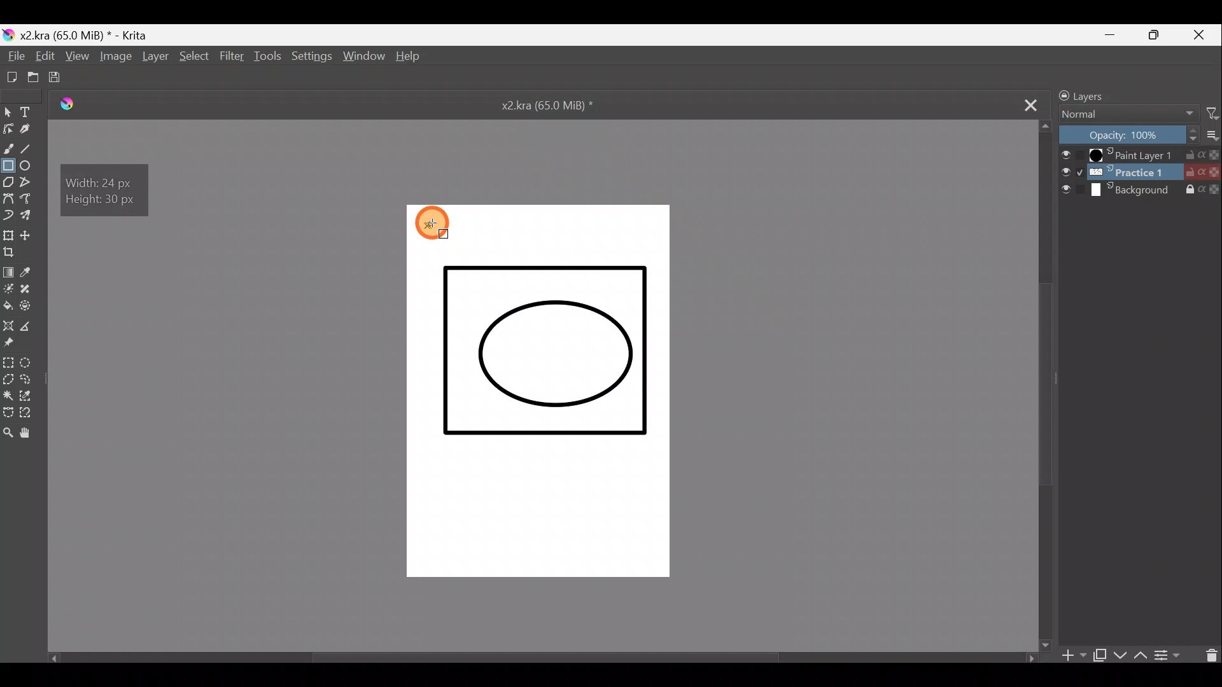 The image size is (1222, 687). Describe the element at coordinates (8, 397) in the screenshot. I see `Contiguous selection tool` at that location.